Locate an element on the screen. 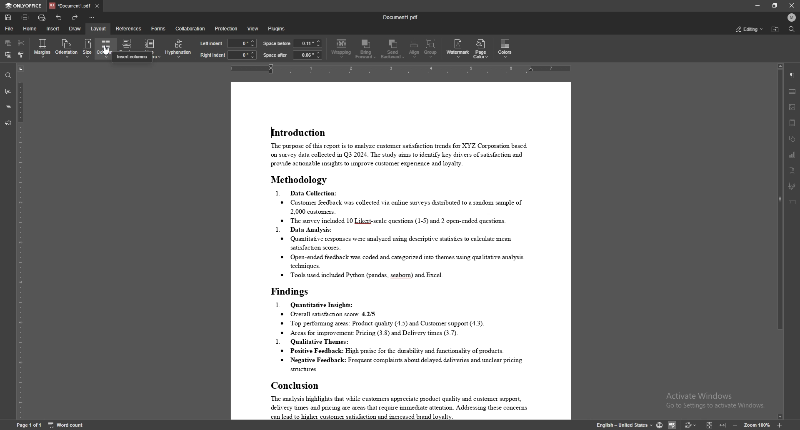 The image size is (800, 430). cursor is located at coordinates (109, 53).